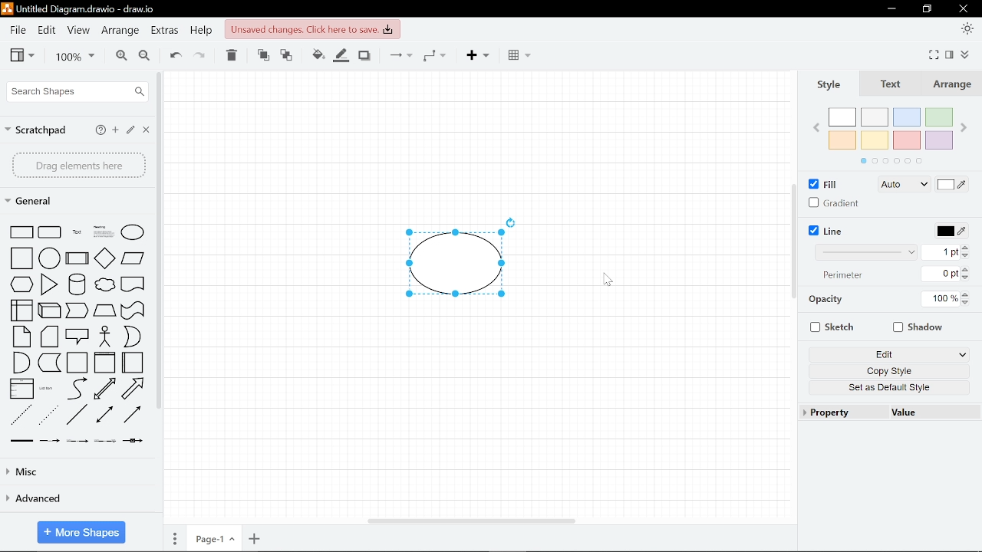  I want to click on Format, so click(949, 55).